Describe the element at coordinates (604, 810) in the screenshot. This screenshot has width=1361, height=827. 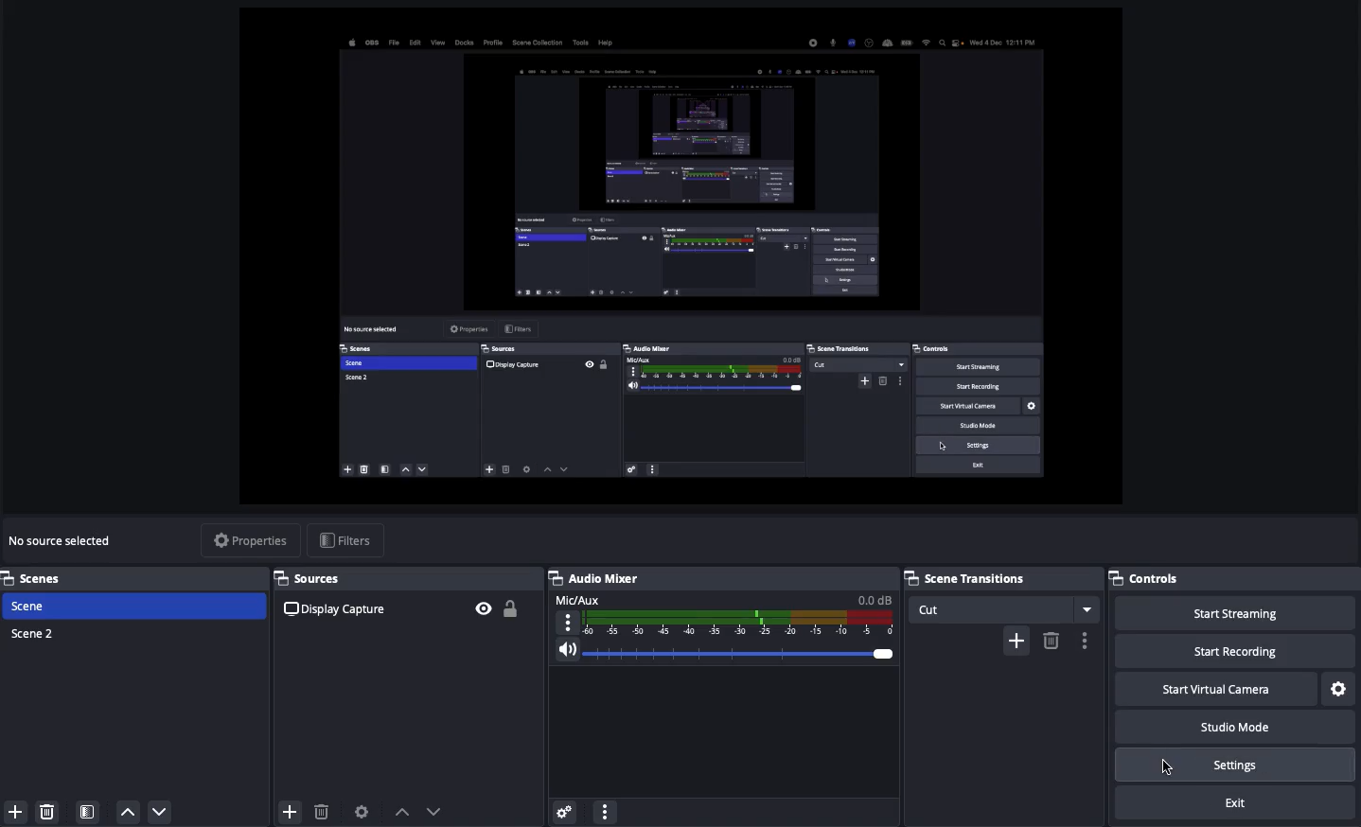
I see `More` at that location.